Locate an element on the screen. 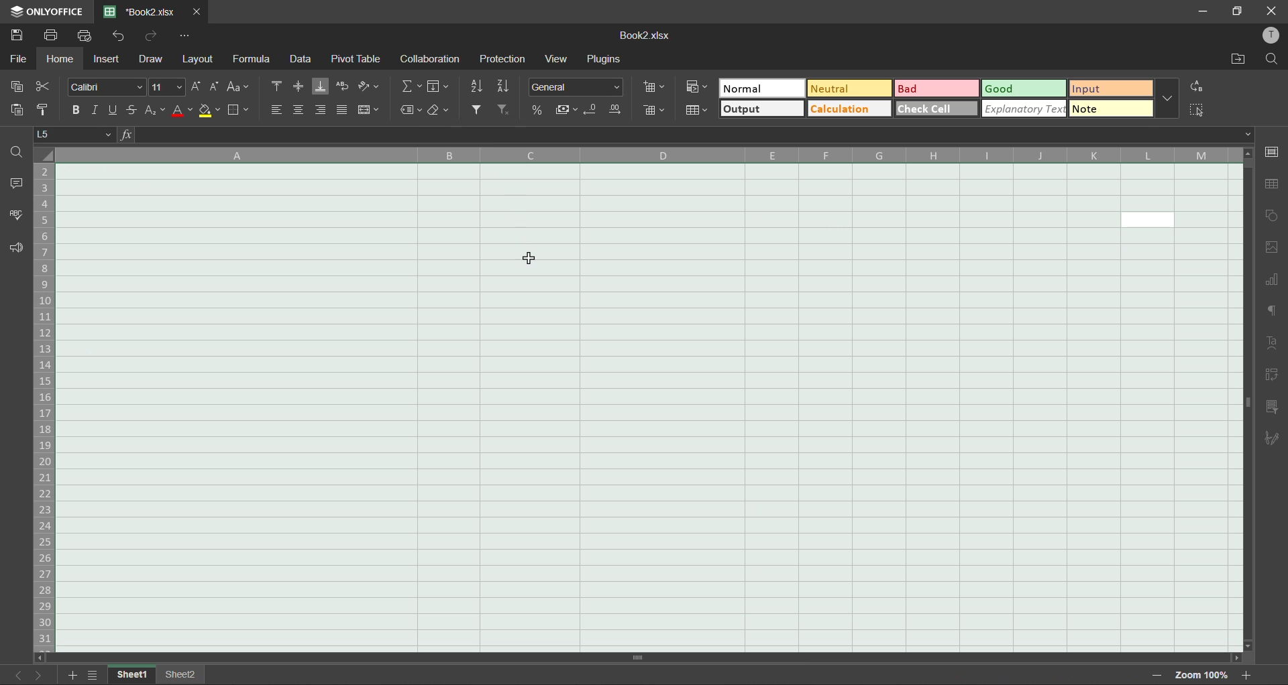  plugins is located at coordinates (601, 60).